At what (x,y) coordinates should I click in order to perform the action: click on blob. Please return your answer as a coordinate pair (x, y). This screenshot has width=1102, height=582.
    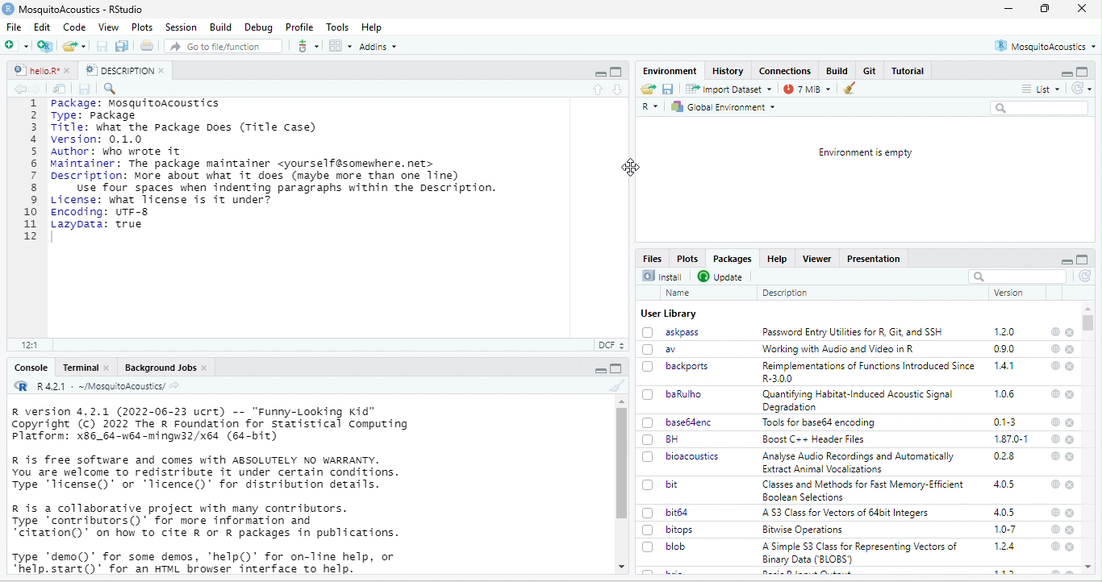
    Looking at the image, I should click on (667, 547).